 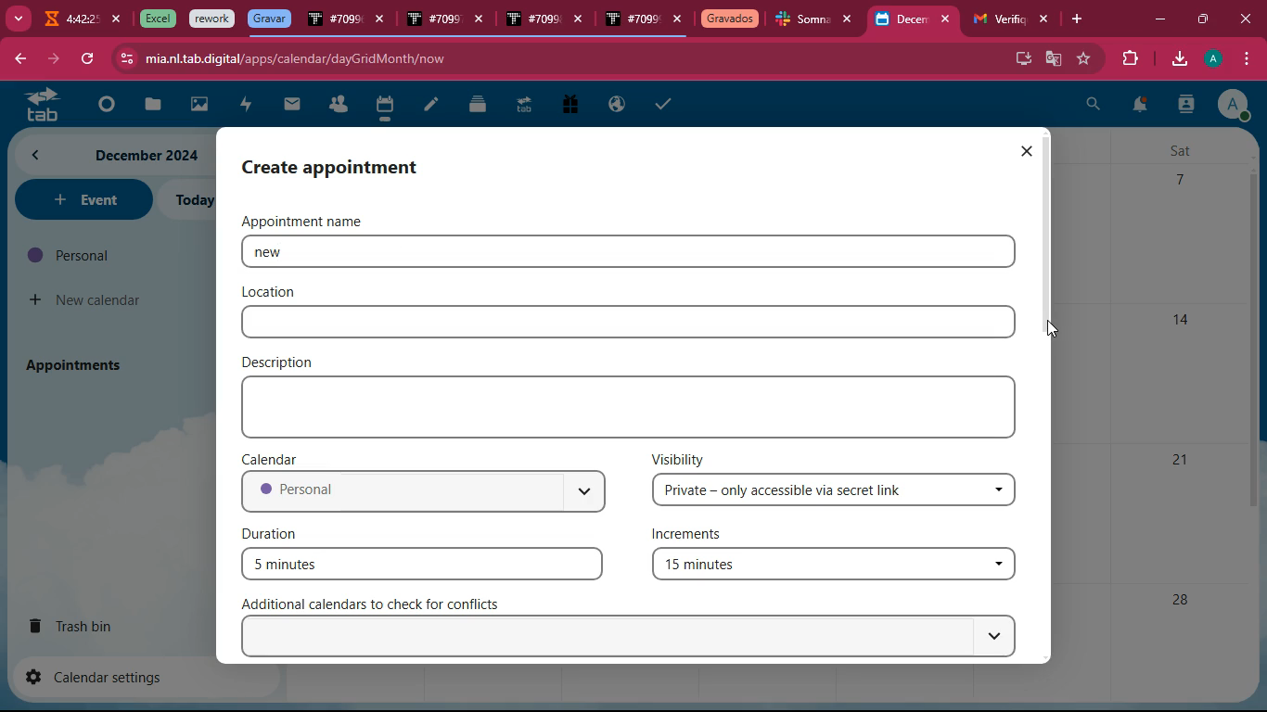 What do you see at coordinates (350, 166) in the screenshot?
I see `create appointment` at bounding box center [350, 166].